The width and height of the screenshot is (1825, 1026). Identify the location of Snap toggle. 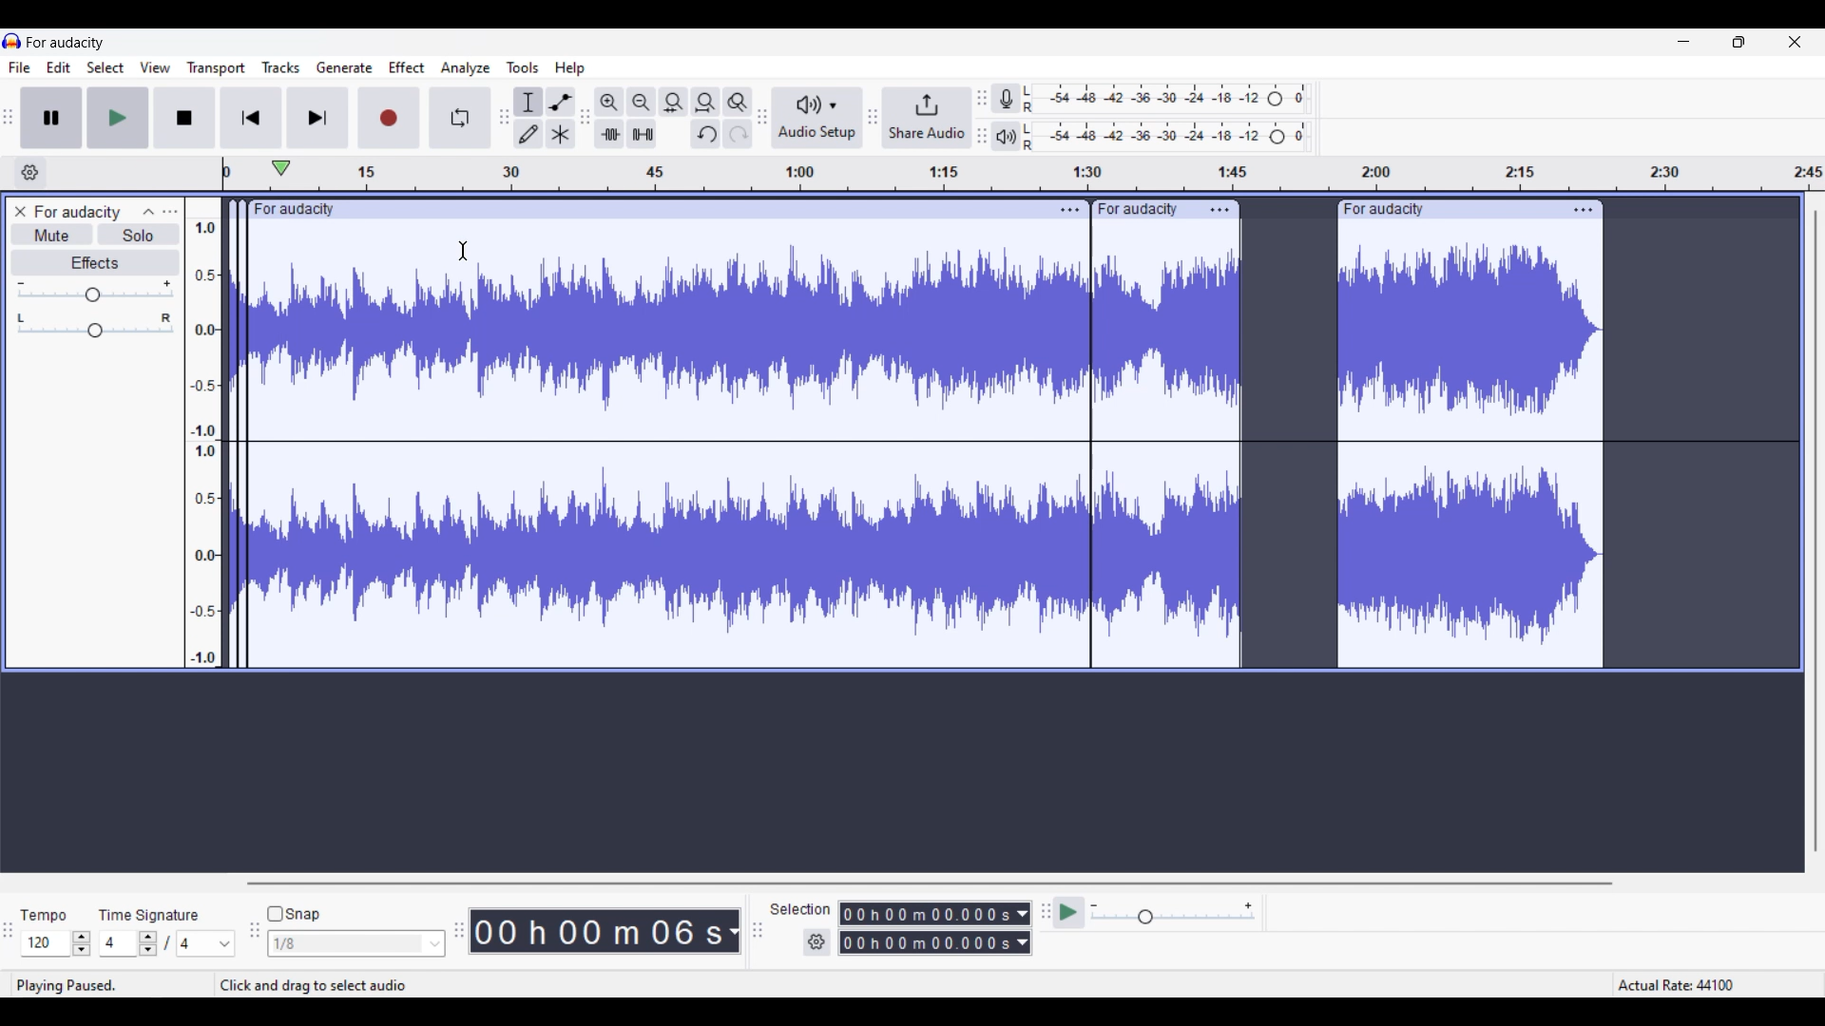
(293, 914).